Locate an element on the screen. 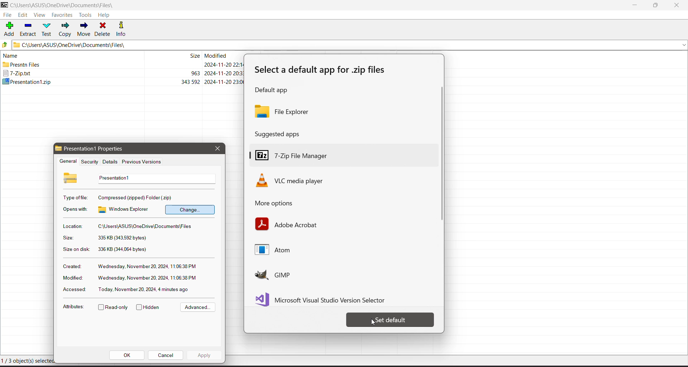  Select a default app for .zip files is located at coordinates (323, 70).